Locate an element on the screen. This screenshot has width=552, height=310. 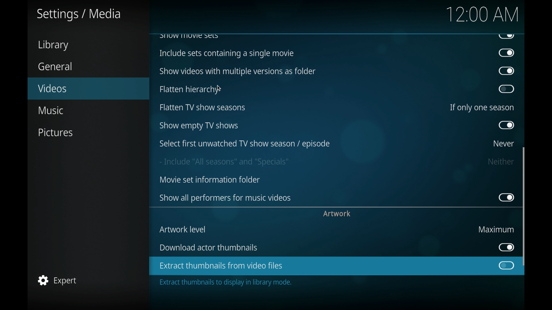
pictures is located at coordinates (57, 133).